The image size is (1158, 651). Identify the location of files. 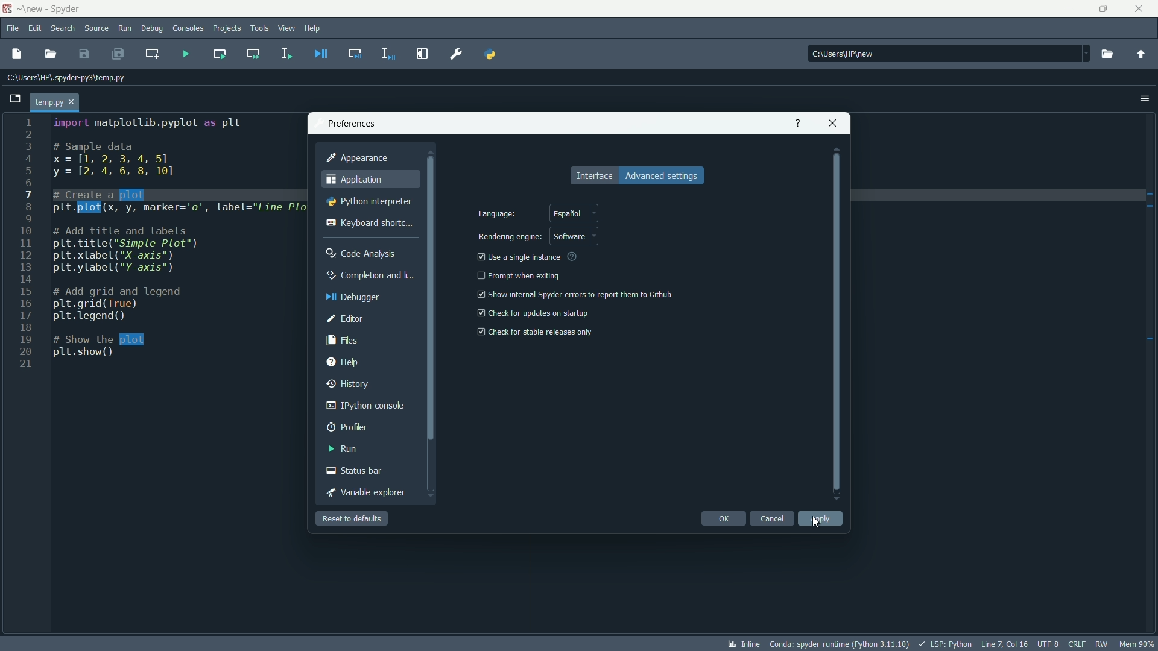
(342, 341).